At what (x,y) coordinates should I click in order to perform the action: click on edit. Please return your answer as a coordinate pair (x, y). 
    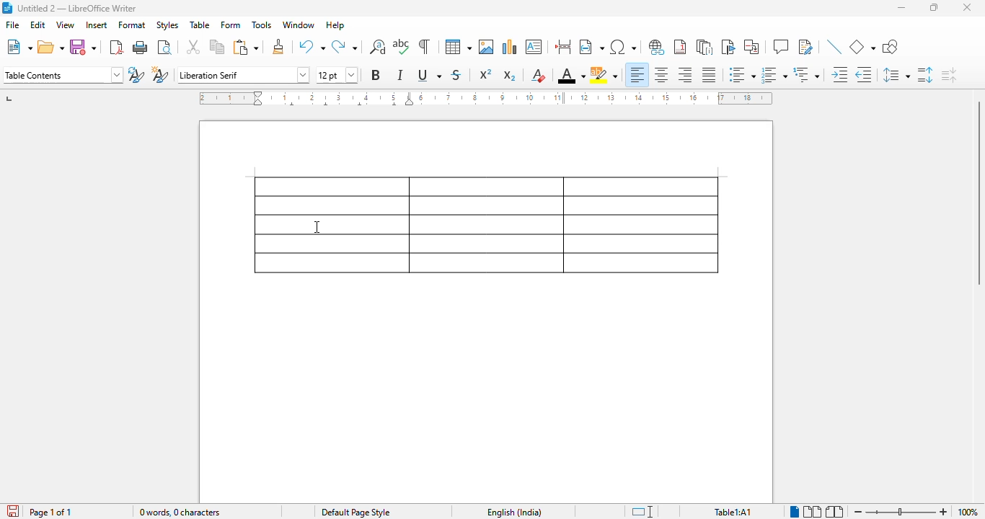
    Looking at the image, I should click on (38, 25).